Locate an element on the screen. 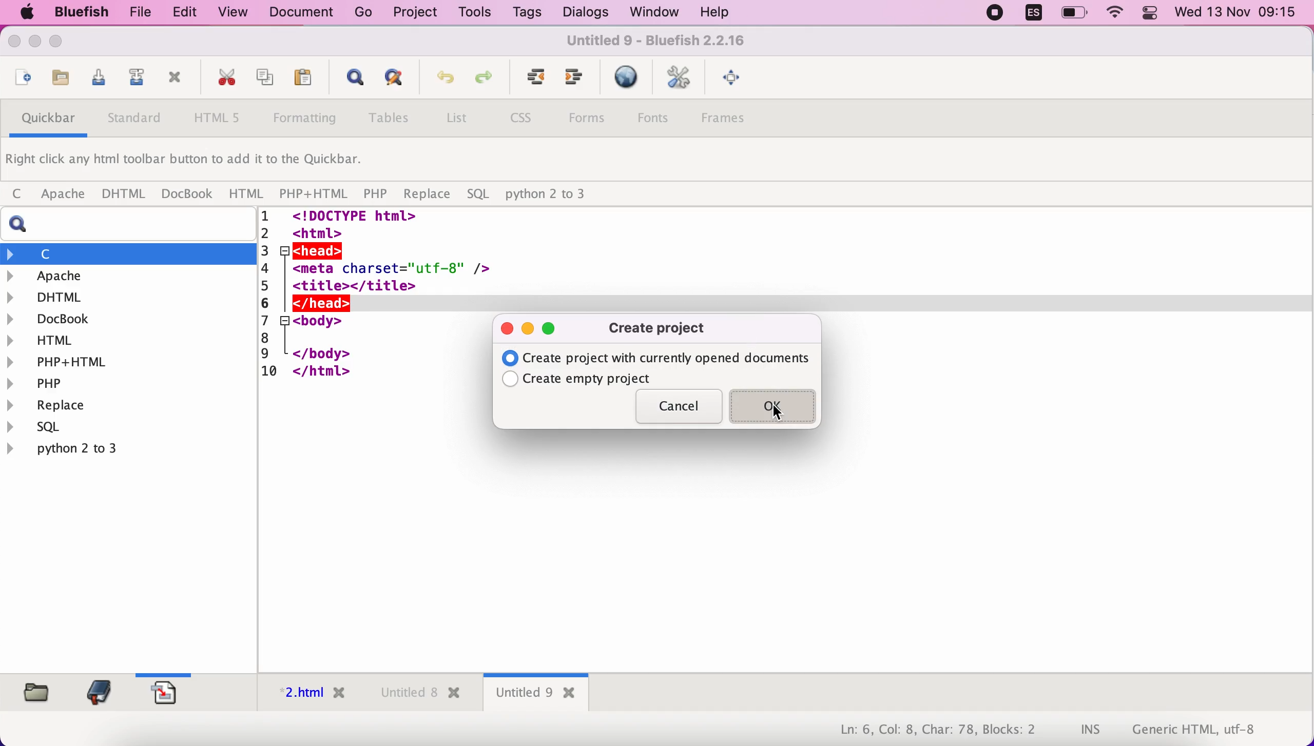  php is located at coordinates (376, 195).